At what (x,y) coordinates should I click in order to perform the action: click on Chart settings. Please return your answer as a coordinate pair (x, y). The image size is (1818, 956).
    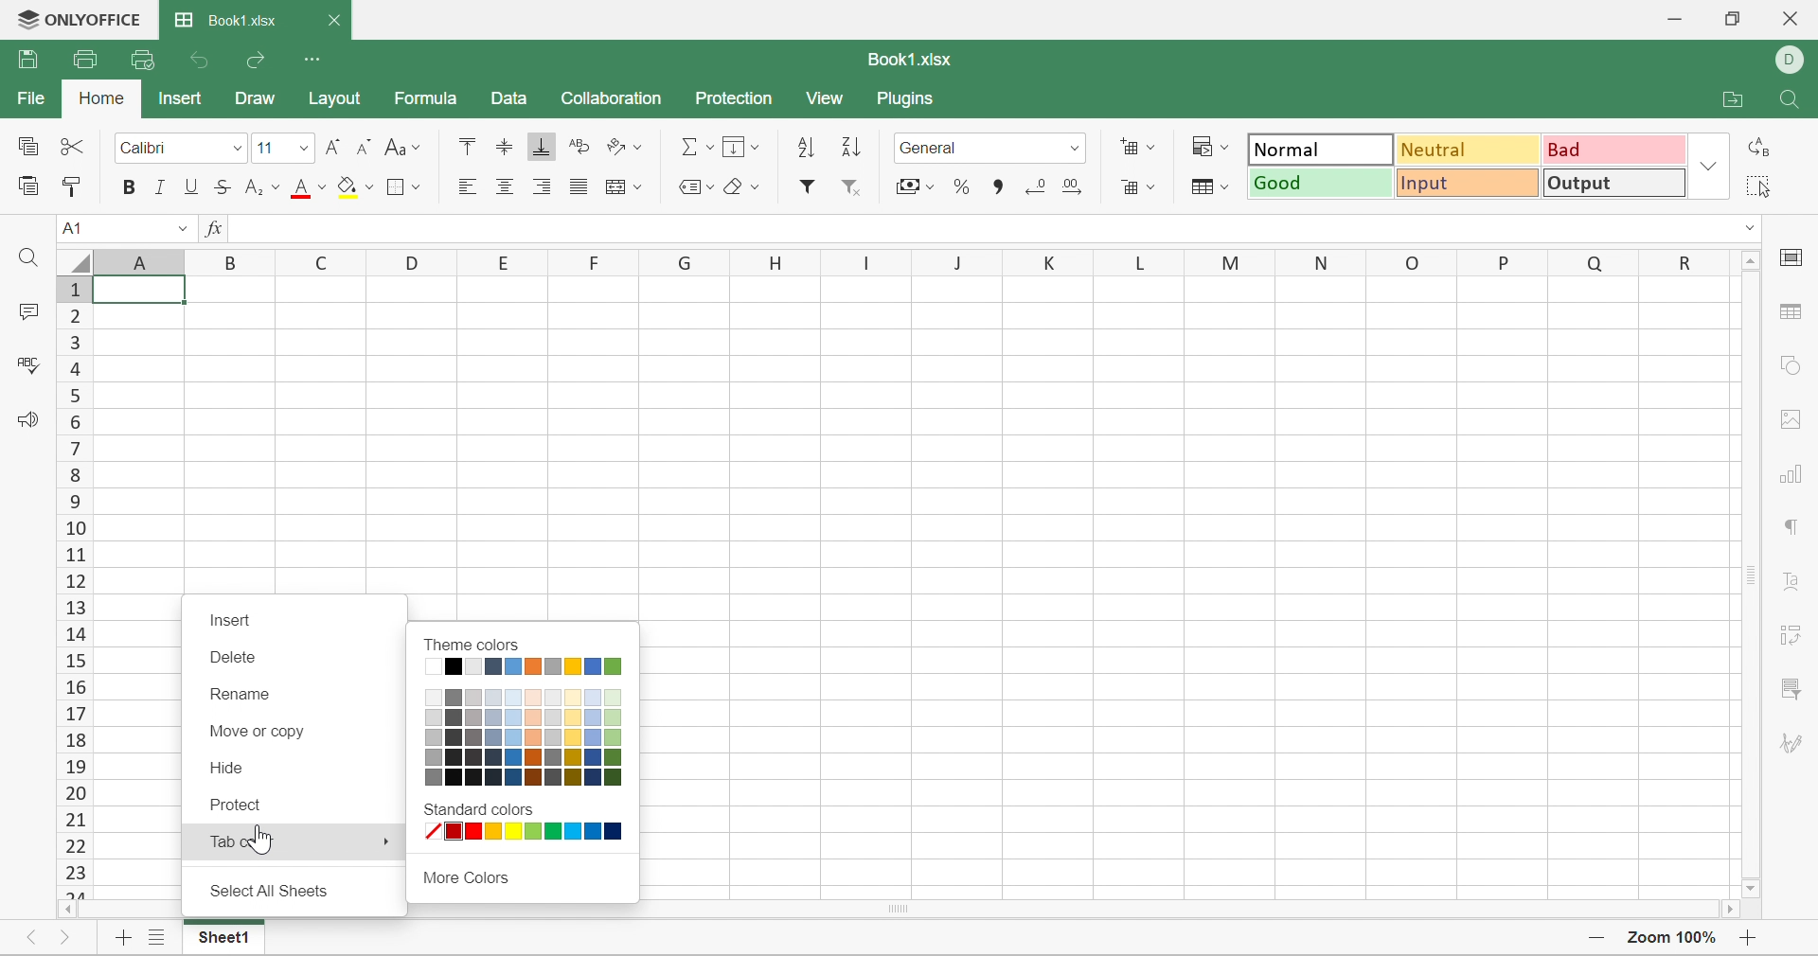
    Looking at the image, I should click on (1788, 474).